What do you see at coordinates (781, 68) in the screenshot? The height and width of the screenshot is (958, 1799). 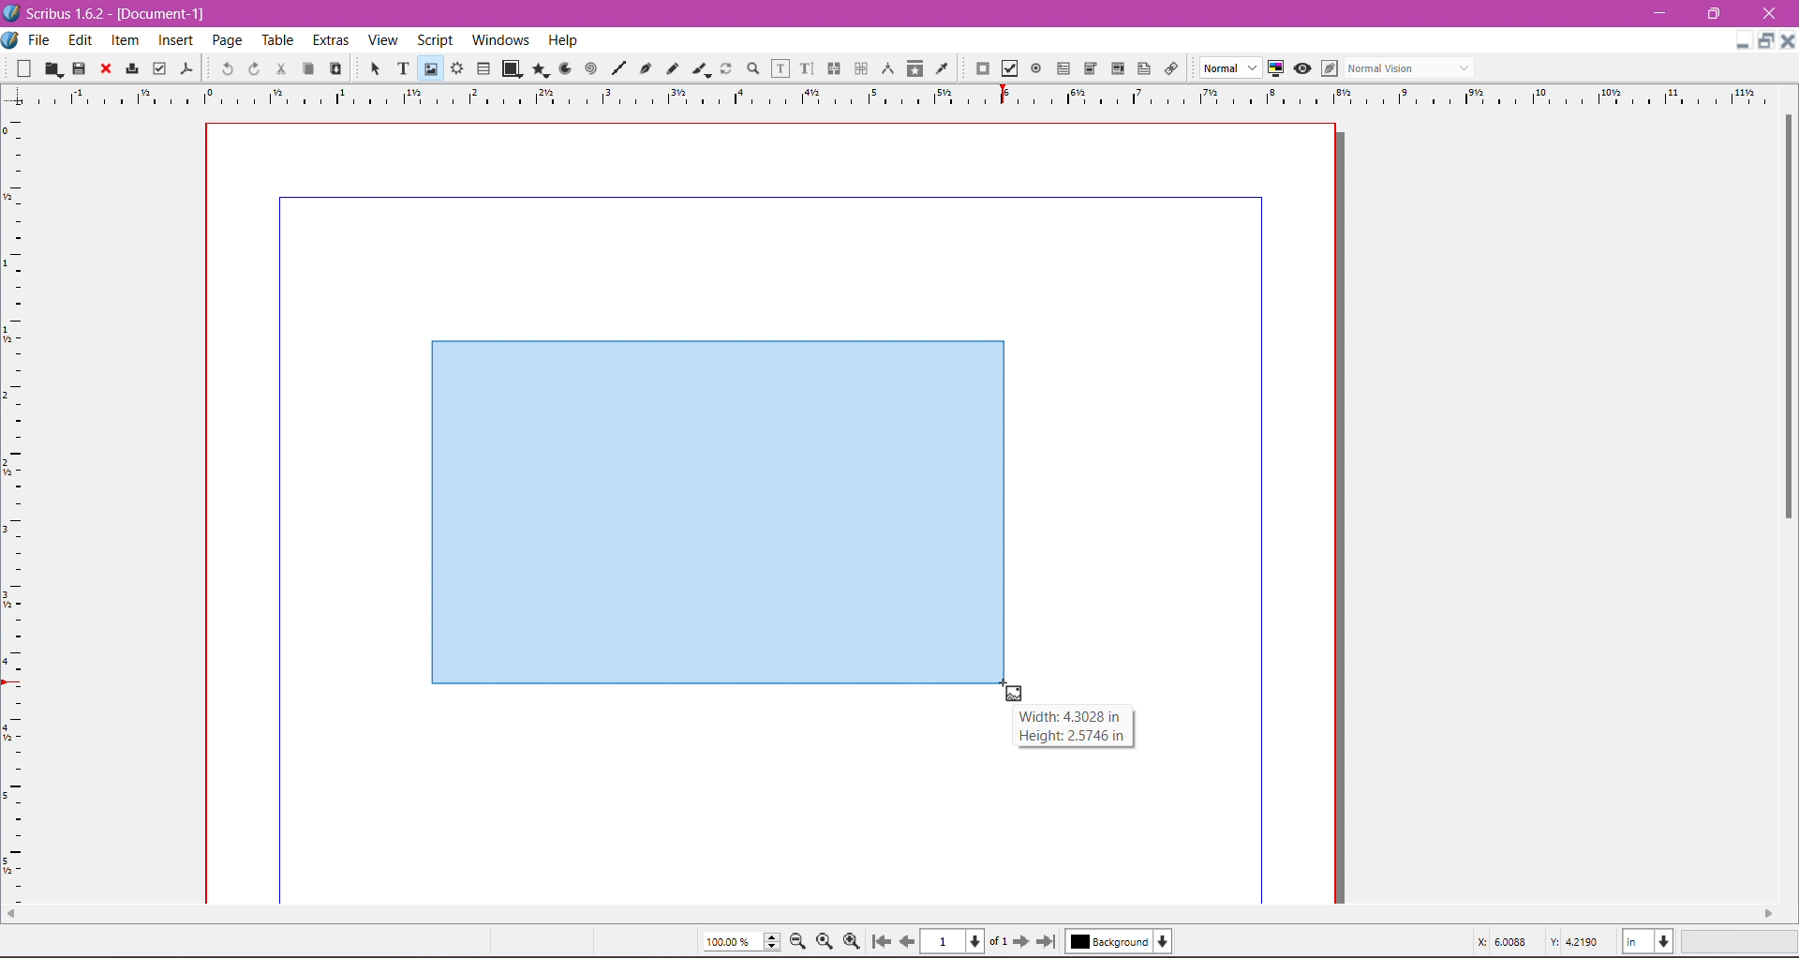 I see `Edit Contents of Frames` at bounding box center [781, 68].